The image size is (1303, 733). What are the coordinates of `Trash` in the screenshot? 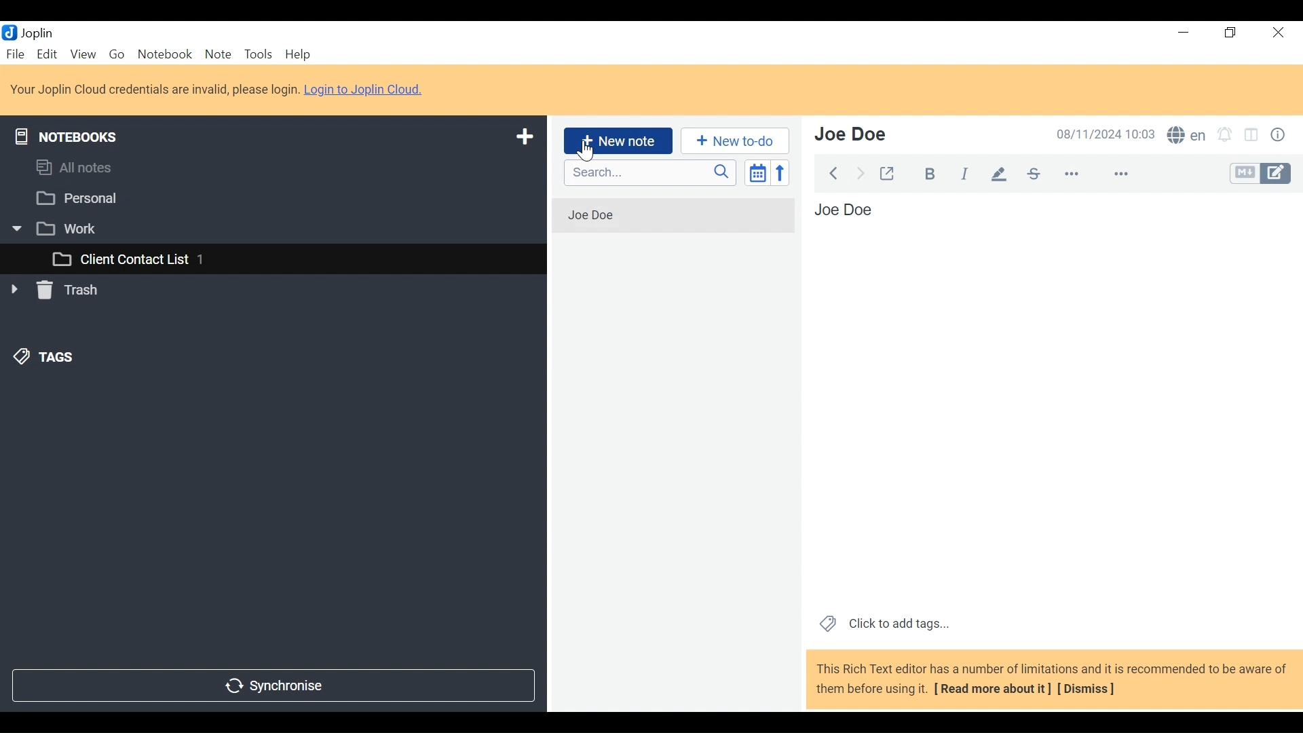 It's located at (57, 293).